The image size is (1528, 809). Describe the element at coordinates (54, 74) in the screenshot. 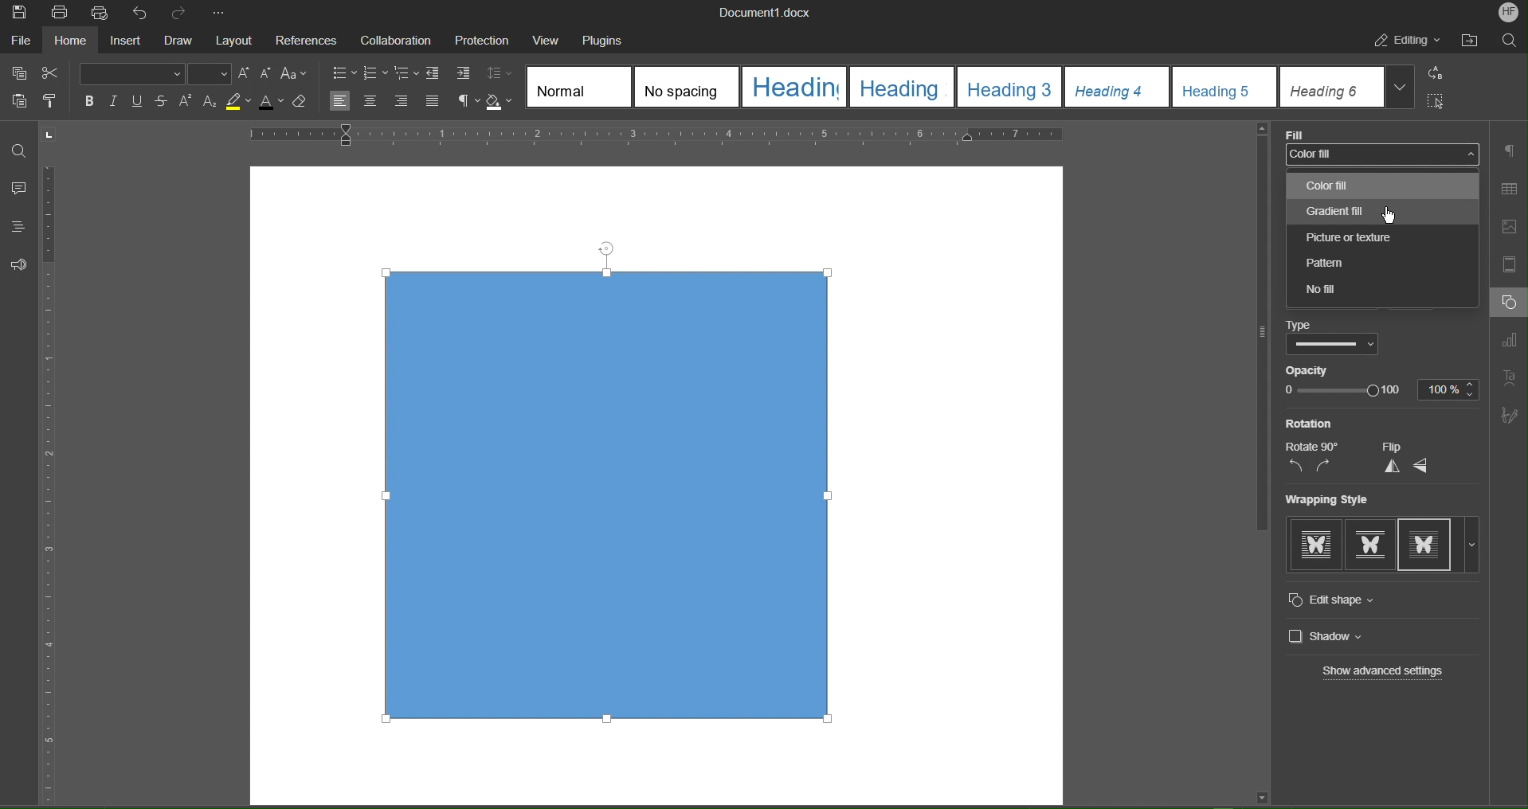

I see `Cut` at that location.